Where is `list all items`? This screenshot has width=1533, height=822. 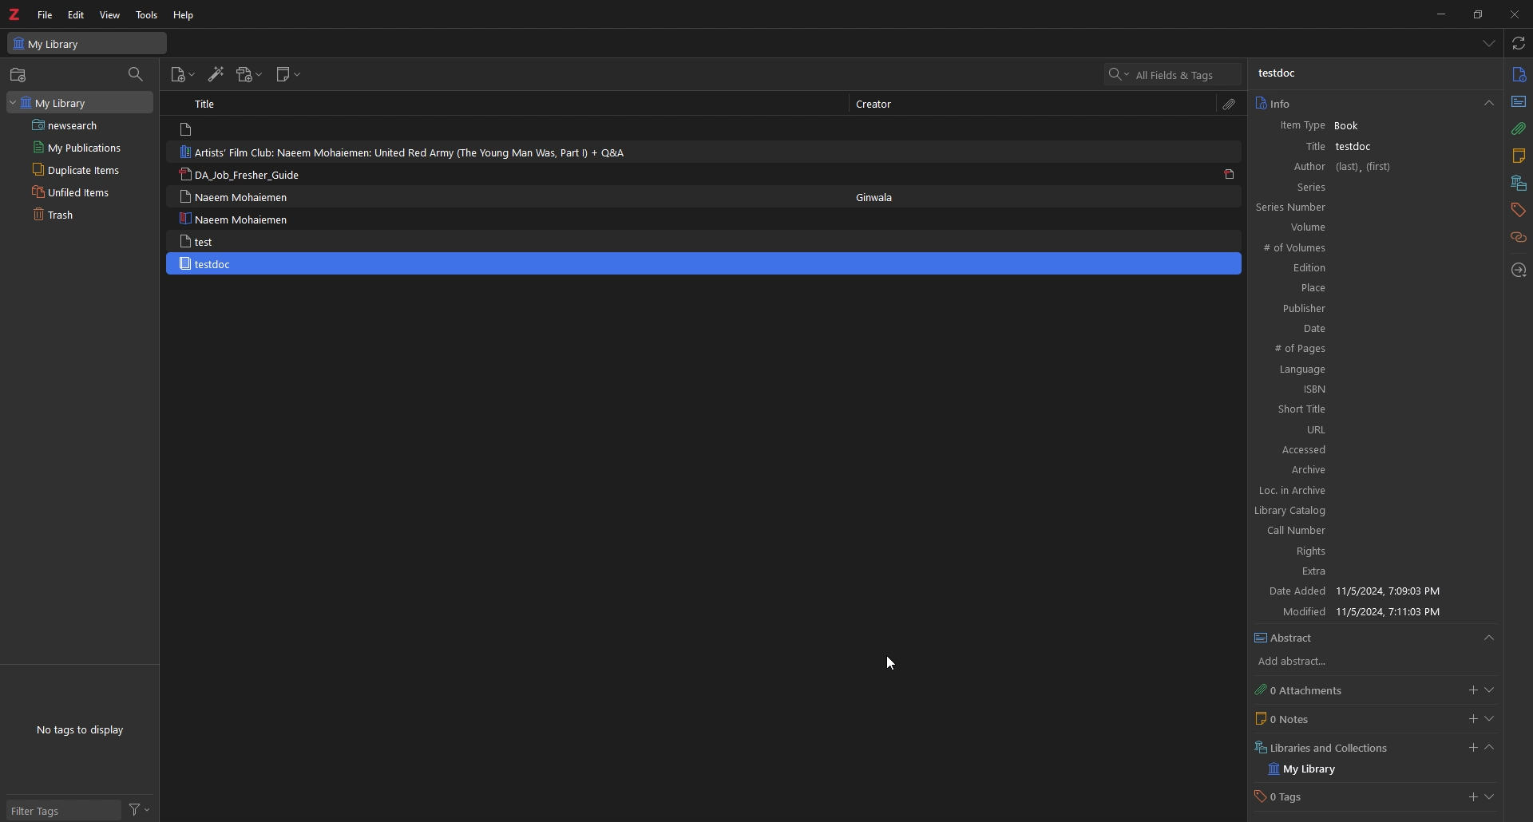 list all items is located at coordinates (1490, 43).